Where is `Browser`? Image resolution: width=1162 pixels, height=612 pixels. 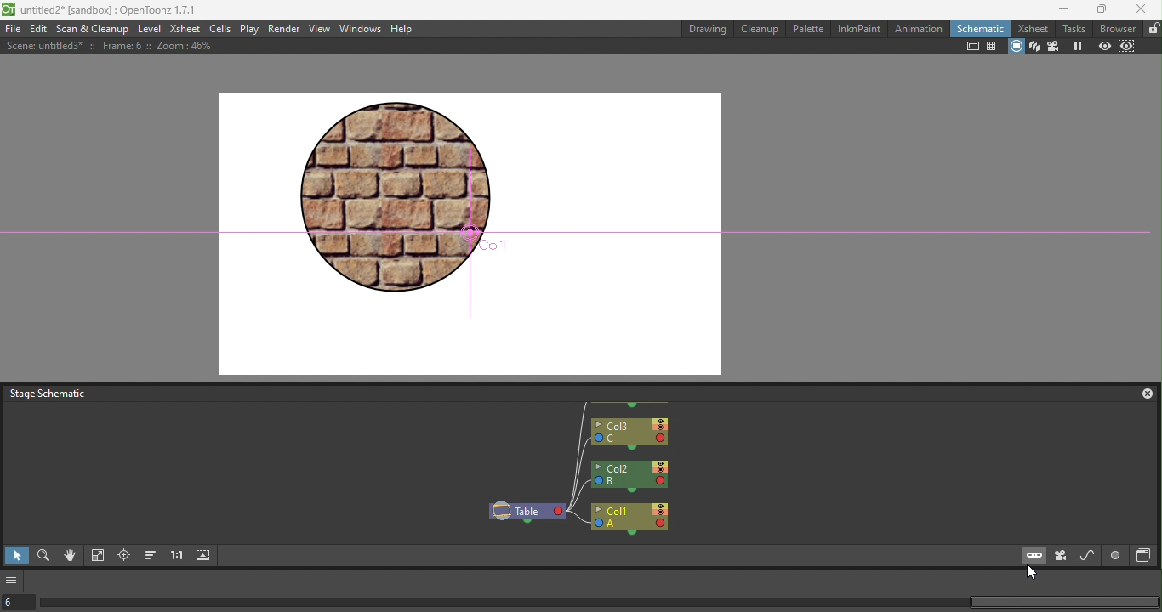 Browser is located at coordinates (1118, 29).